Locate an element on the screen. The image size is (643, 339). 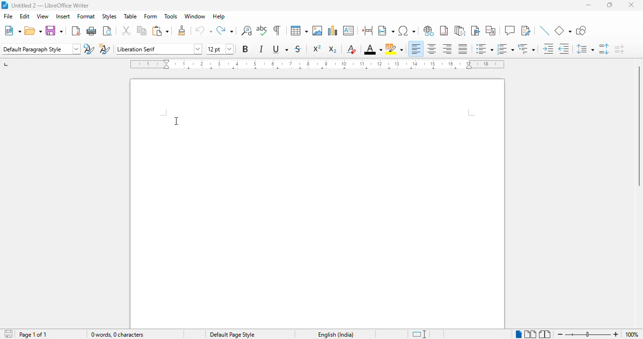
insert field is located at coordinates (386, 30).